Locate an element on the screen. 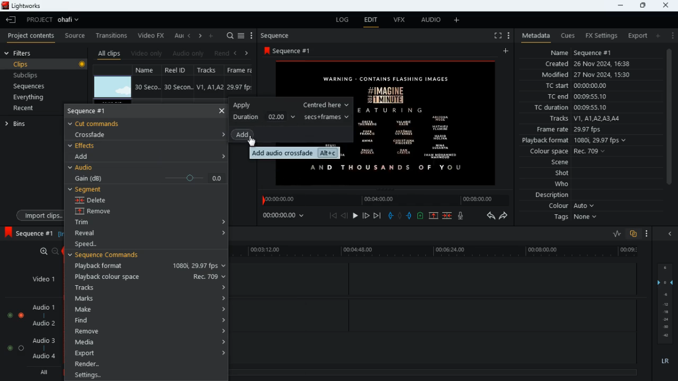  name is located at coordinates (582, 51).